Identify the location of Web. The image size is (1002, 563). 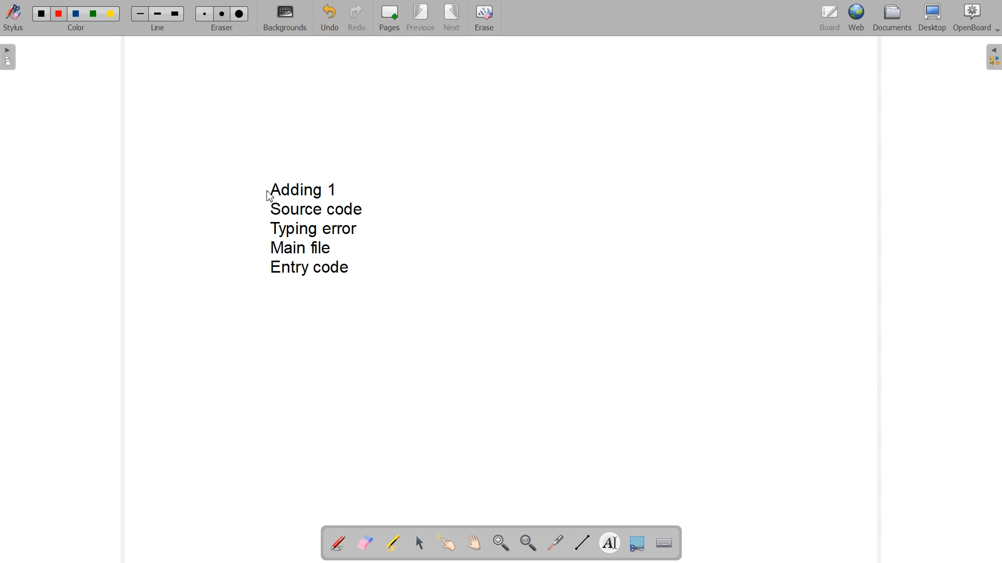
(856, 18).